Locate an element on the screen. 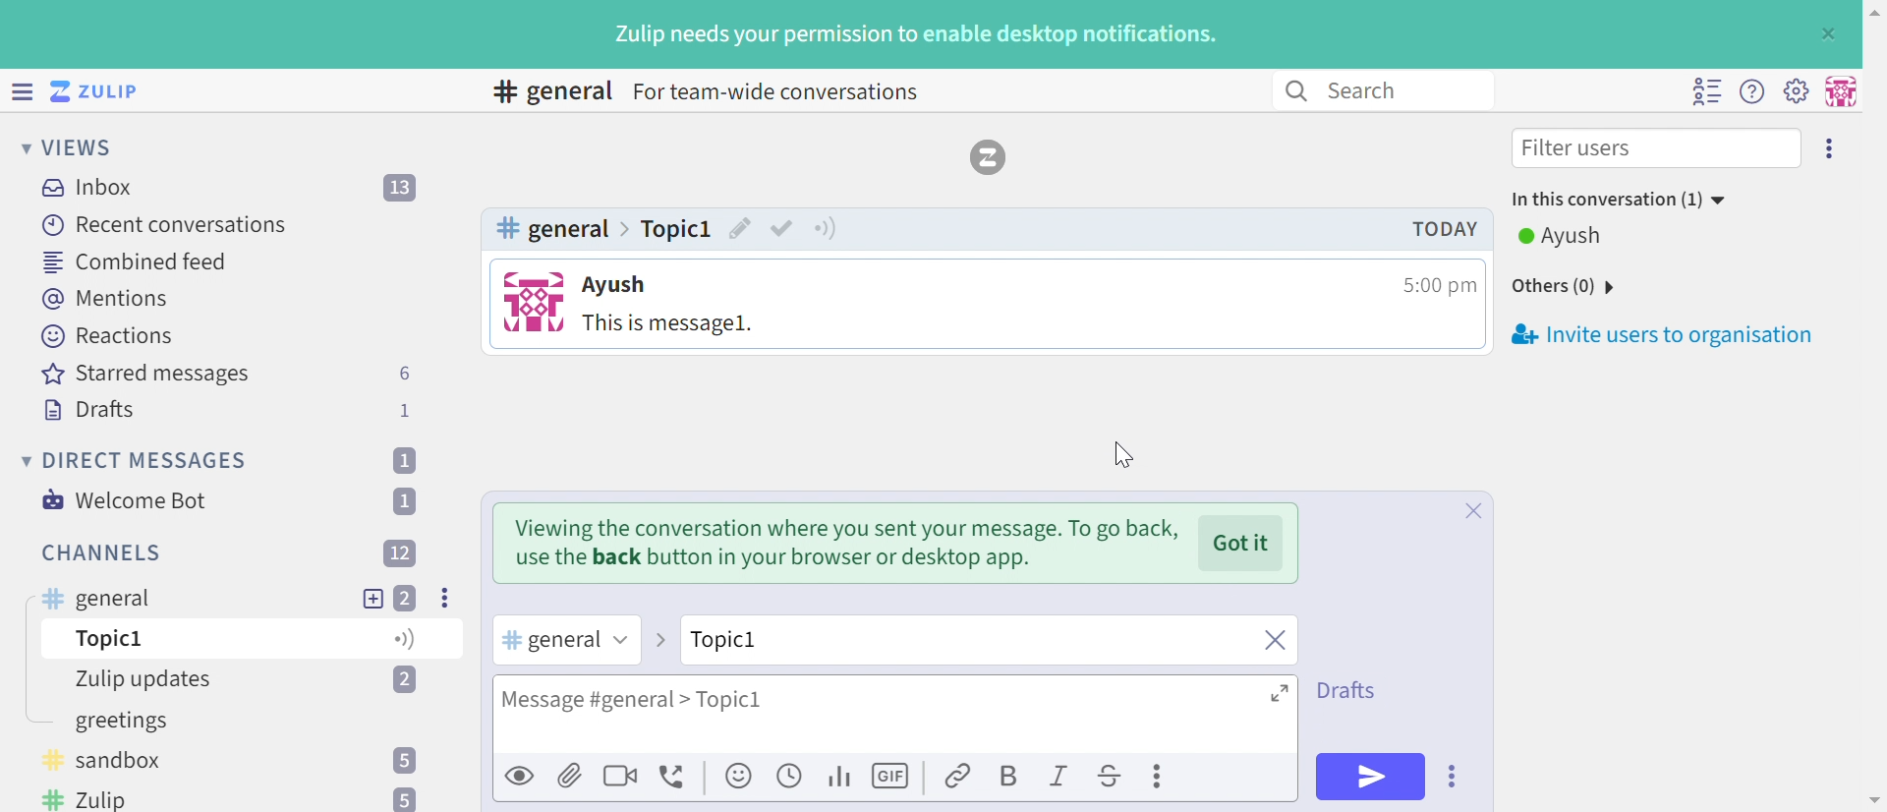  Main menu is located at coordinates (1796, 89).